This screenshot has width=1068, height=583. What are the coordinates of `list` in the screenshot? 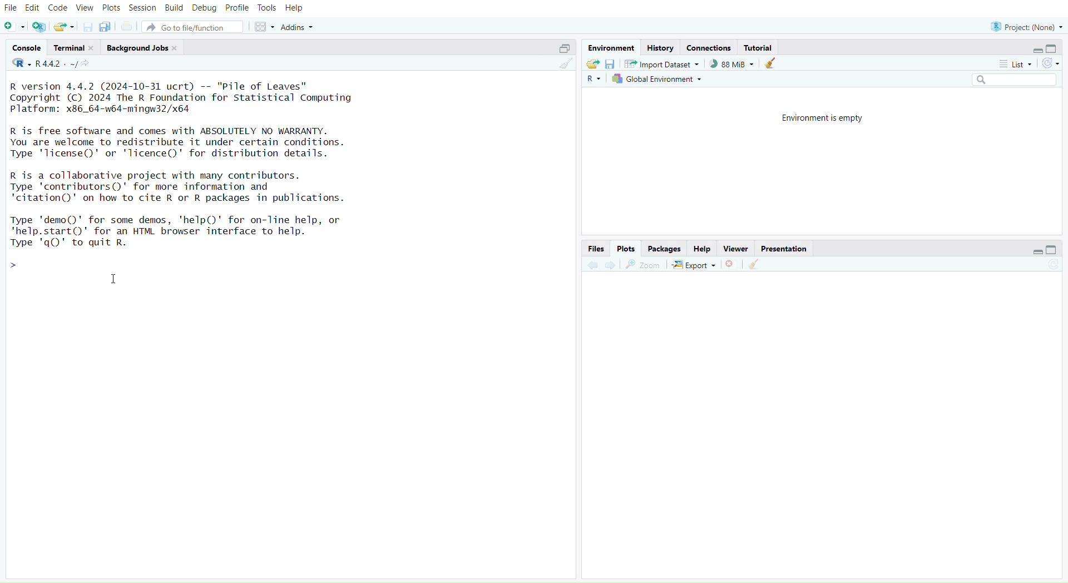 It's located at (1012, 66).